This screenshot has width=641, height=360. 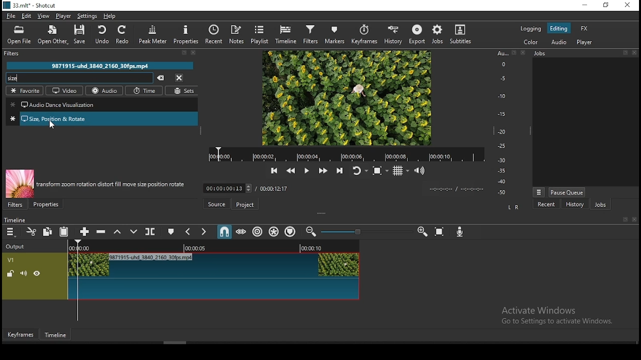 I want to click on video track, so click(x=184, y=276).